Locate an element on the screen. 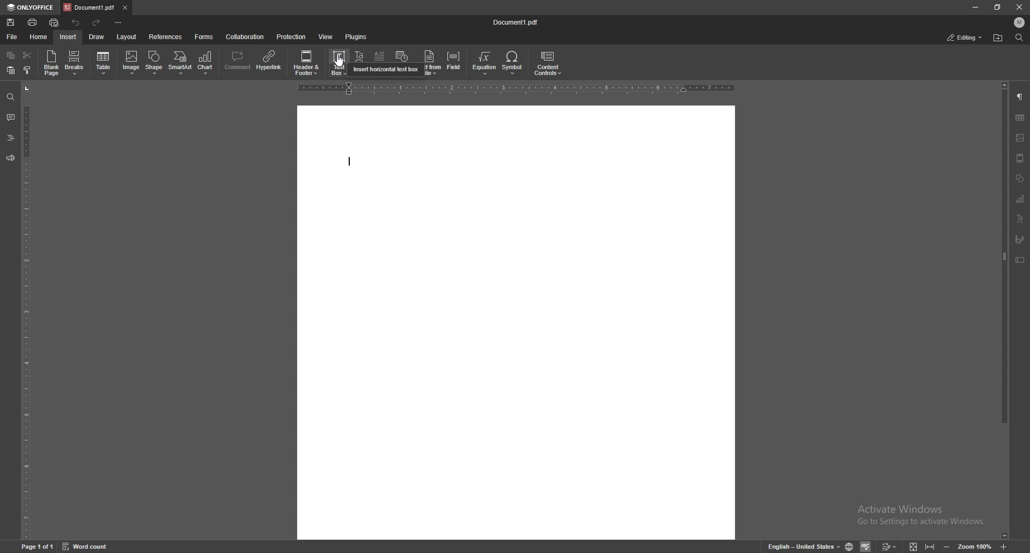  text box is located at coordinates (340, 62).